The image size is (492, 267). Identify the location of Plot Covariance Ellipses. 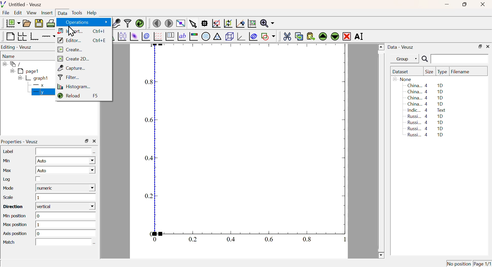
(253, 37).